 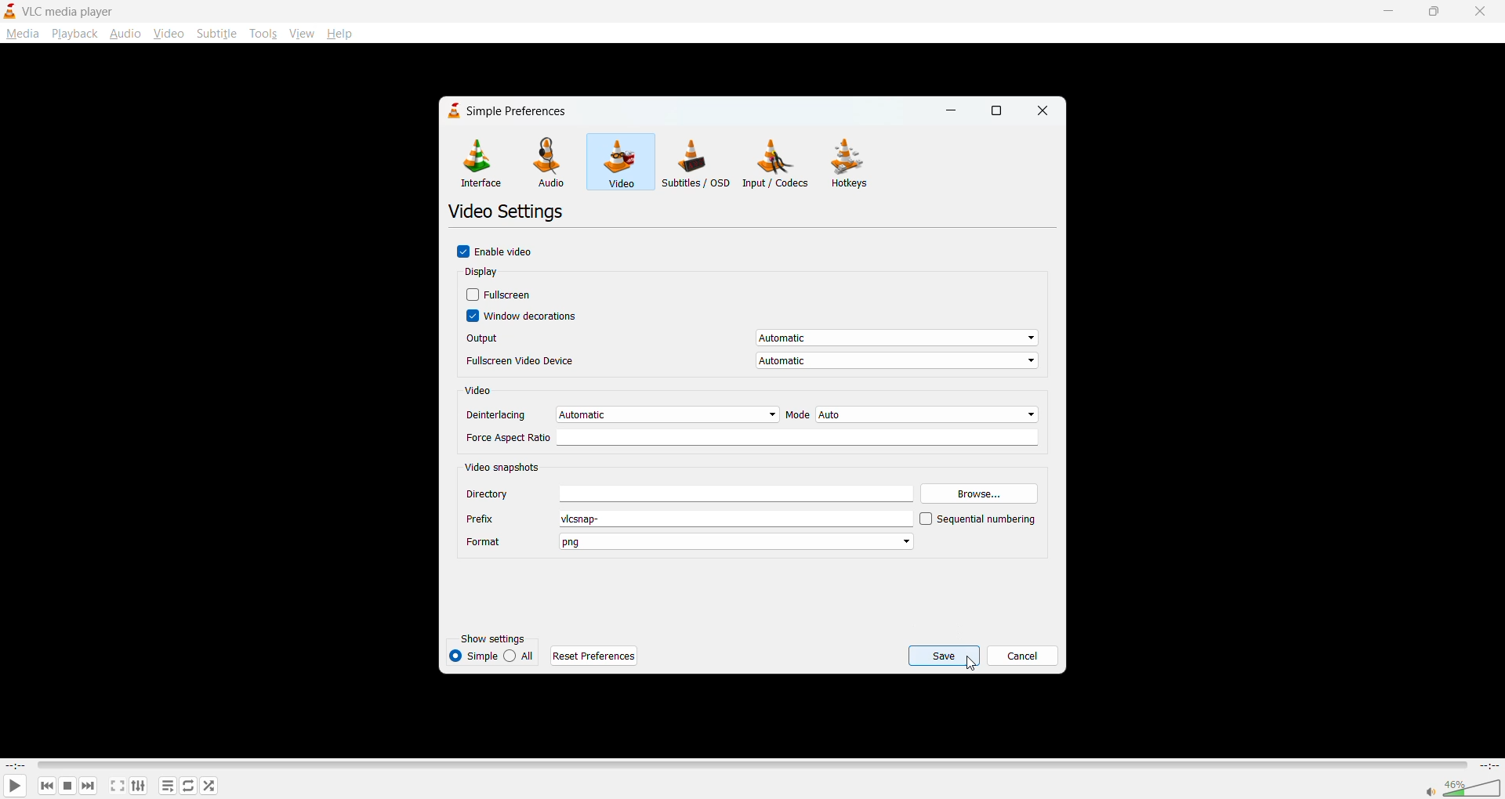 What do you see at coordinates (618, 161) in the screenshot?
I see `videos` at bounding box center [618, 161].